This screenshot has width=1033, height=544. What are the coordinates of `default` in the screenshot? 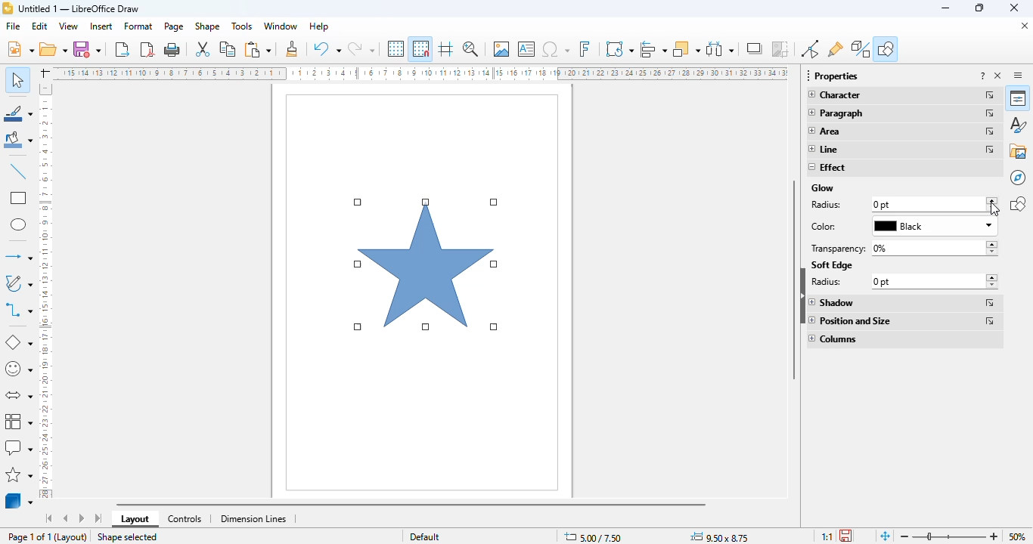 It's located at (425, 536).